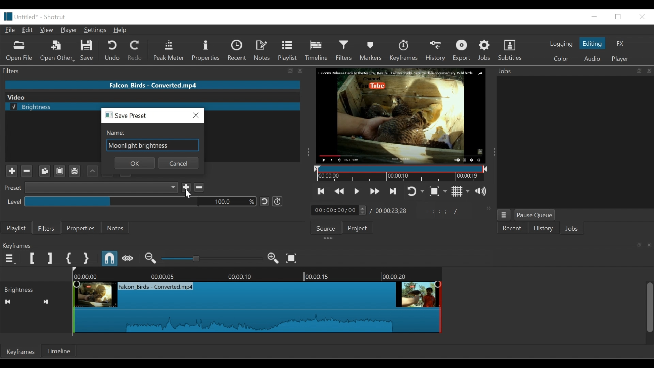 This screenshot has width=654, height=368. What do you see at coordinates (140, 201) in the screenshot?
I see `Percentage level` at bounding box center [140, 201].